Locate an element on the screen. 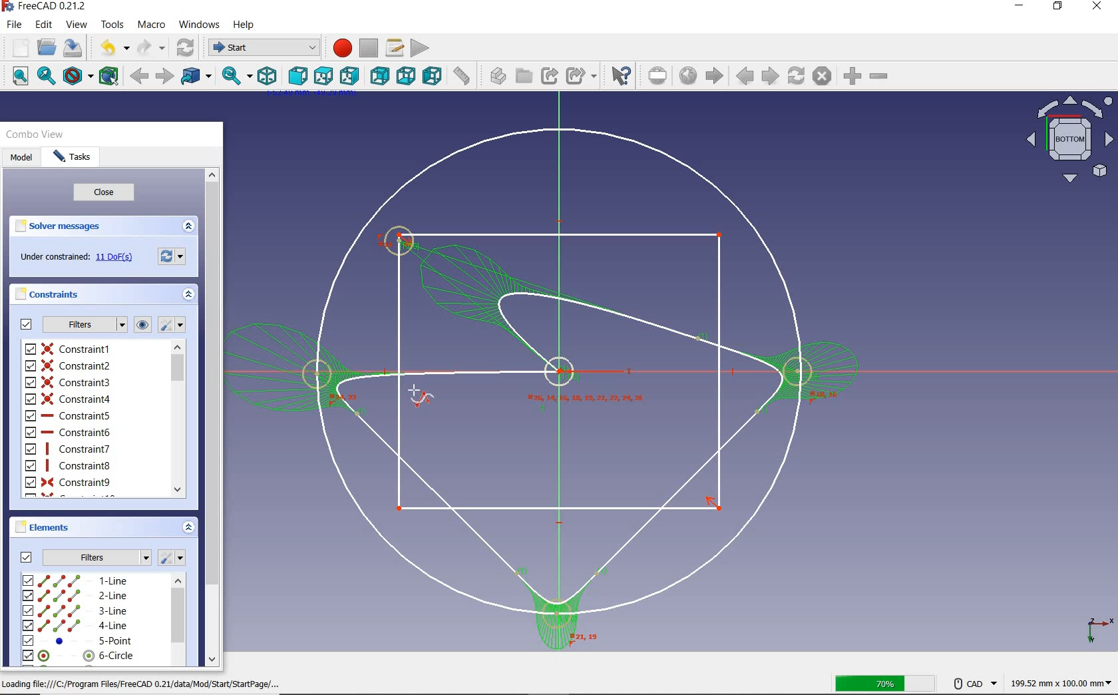  create part is located at coordinates (494, 75).